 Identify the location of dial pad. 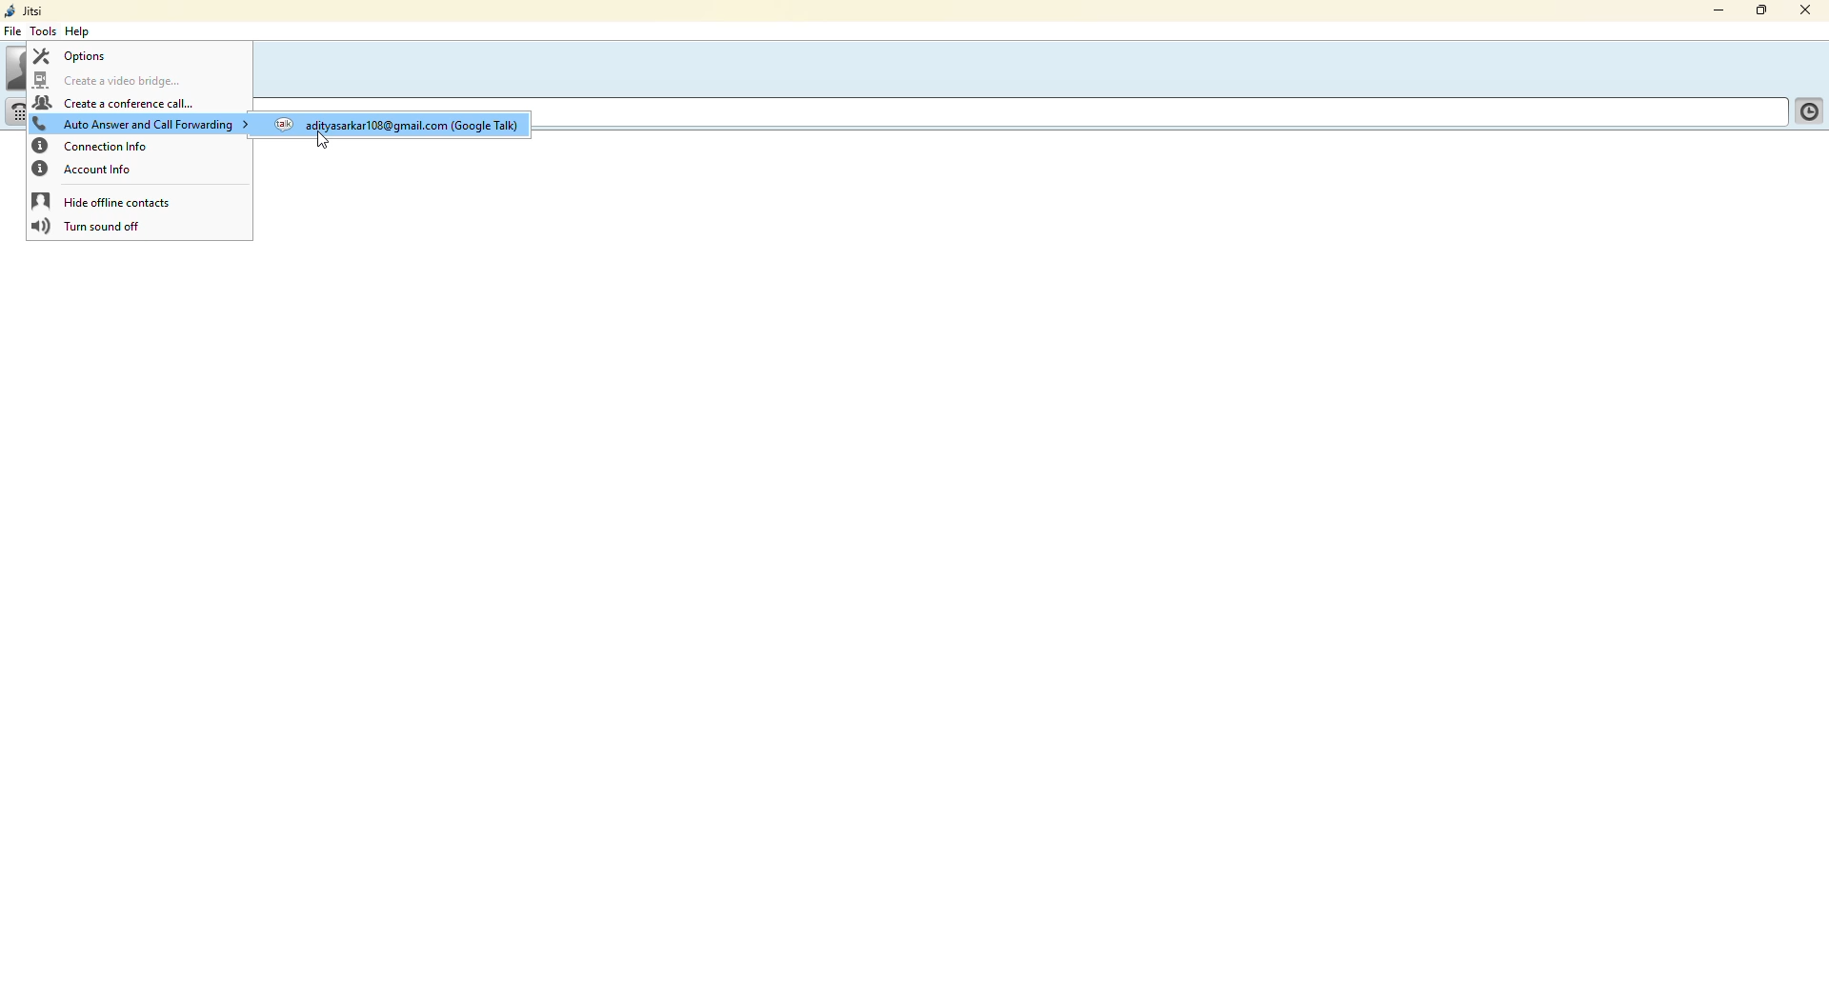
(21, 112).